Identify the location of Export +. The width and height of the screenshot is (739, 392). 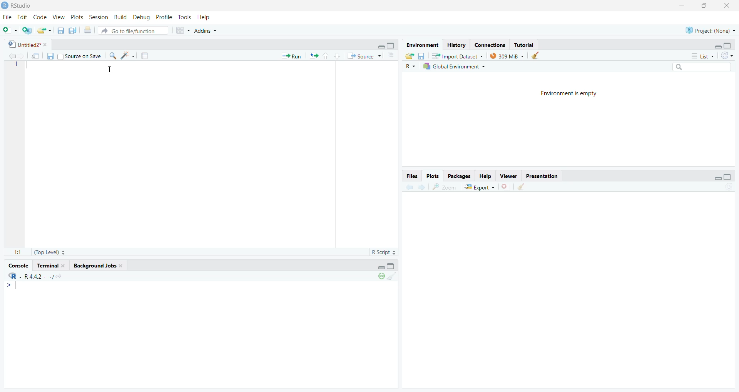
(479, 187).